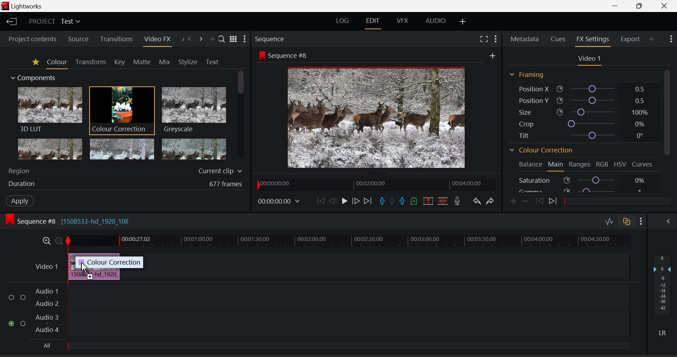 The height and width of the screenshot is (357, 677). Describe the element at coordinates (402, 22) in the screenshot. I see `VFX` at that location.